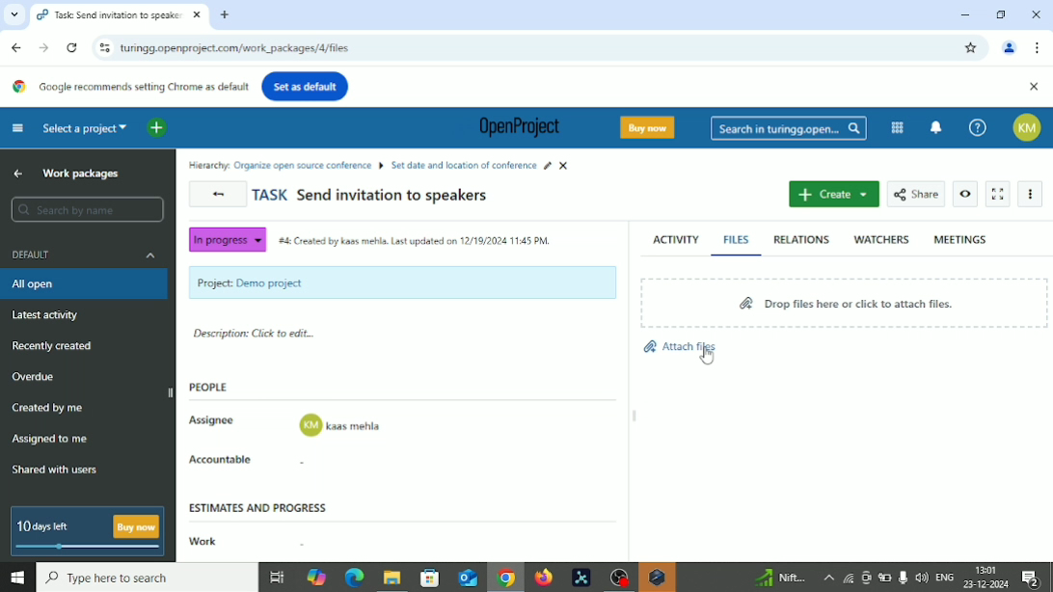 The width and height of the screenshot is (1053, 592). What do you see at coordinates (53, 347) in the screenshot?
I see `Recently created` at bounding box center [53, 347].